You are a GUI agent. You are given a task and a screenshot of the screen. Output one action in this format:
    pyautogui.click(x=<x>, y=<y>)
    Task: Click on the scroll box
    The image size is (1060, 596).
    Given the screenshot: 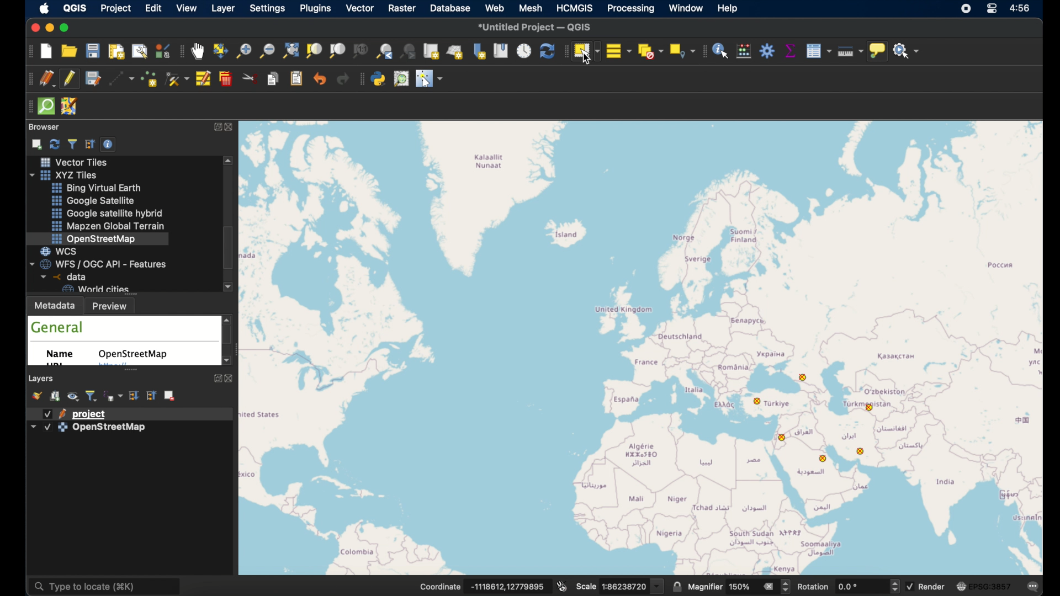 What is the action you would take?
    pyautogui.click(x=231, y=248)
    